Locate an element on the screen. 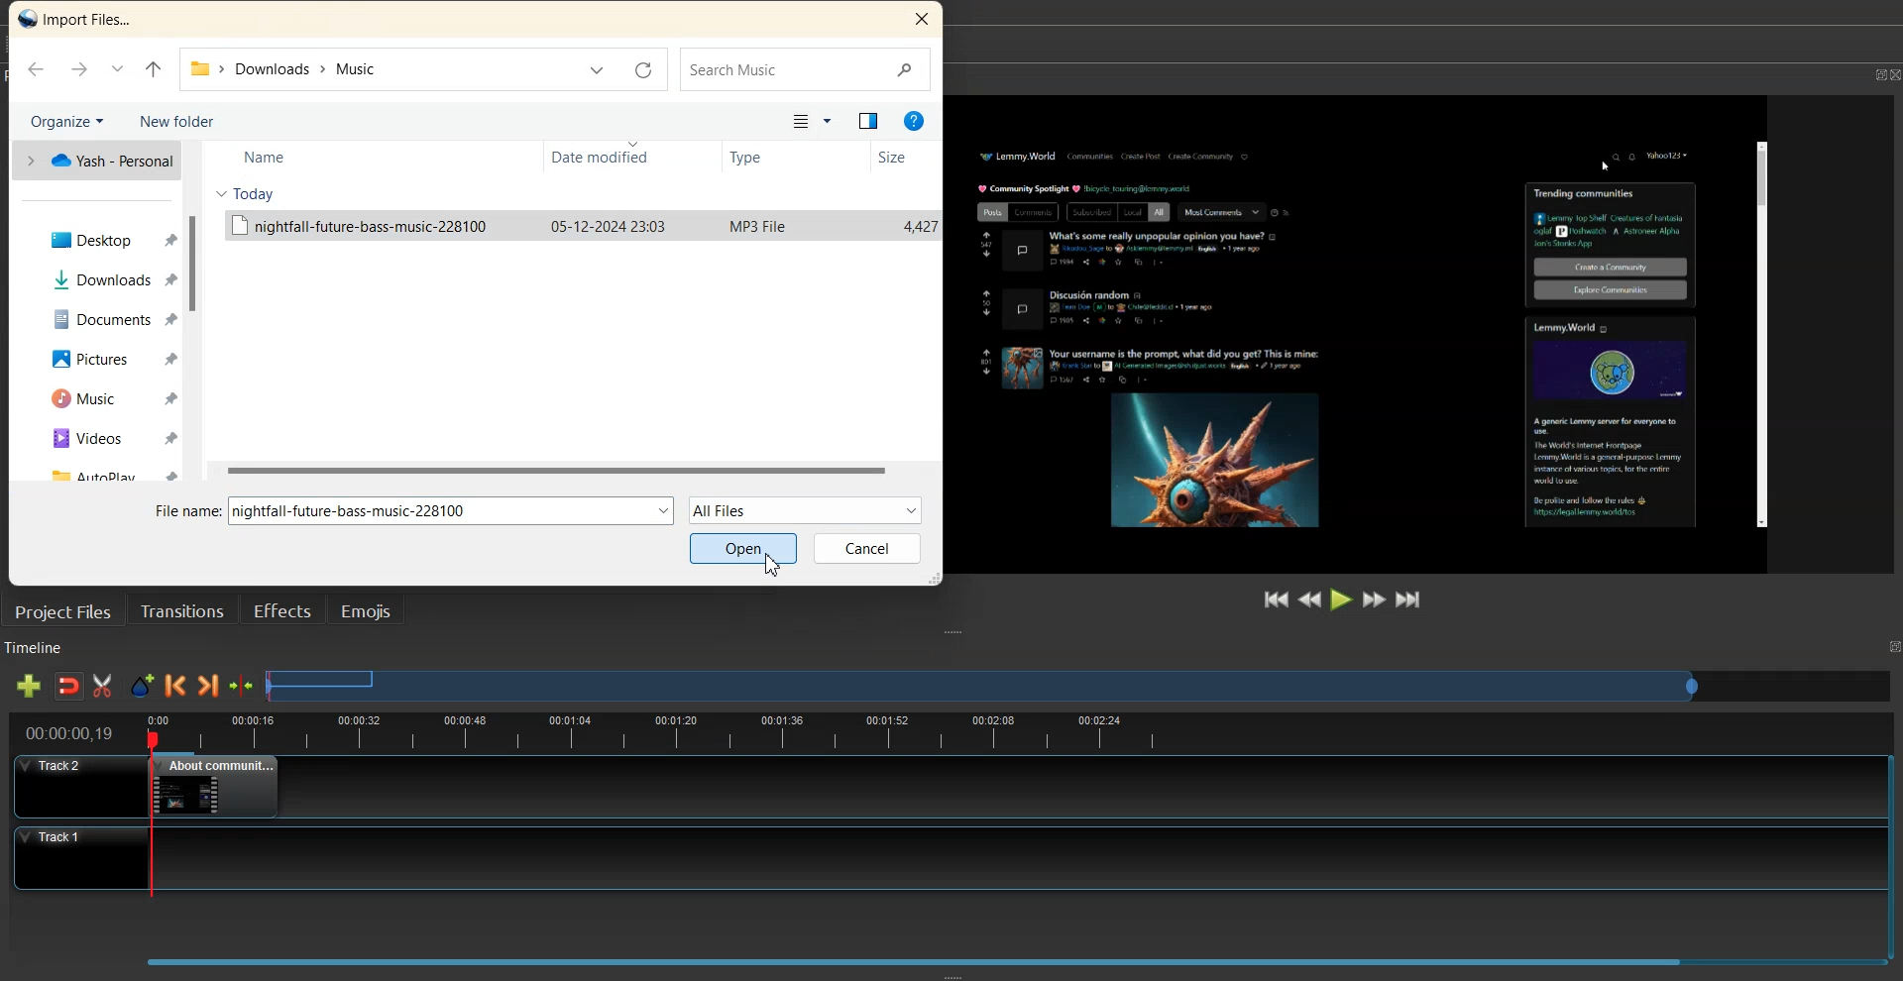 The width and height of the screenshot is (1903, 981). Search Bar is located at coordinates (808, 69).